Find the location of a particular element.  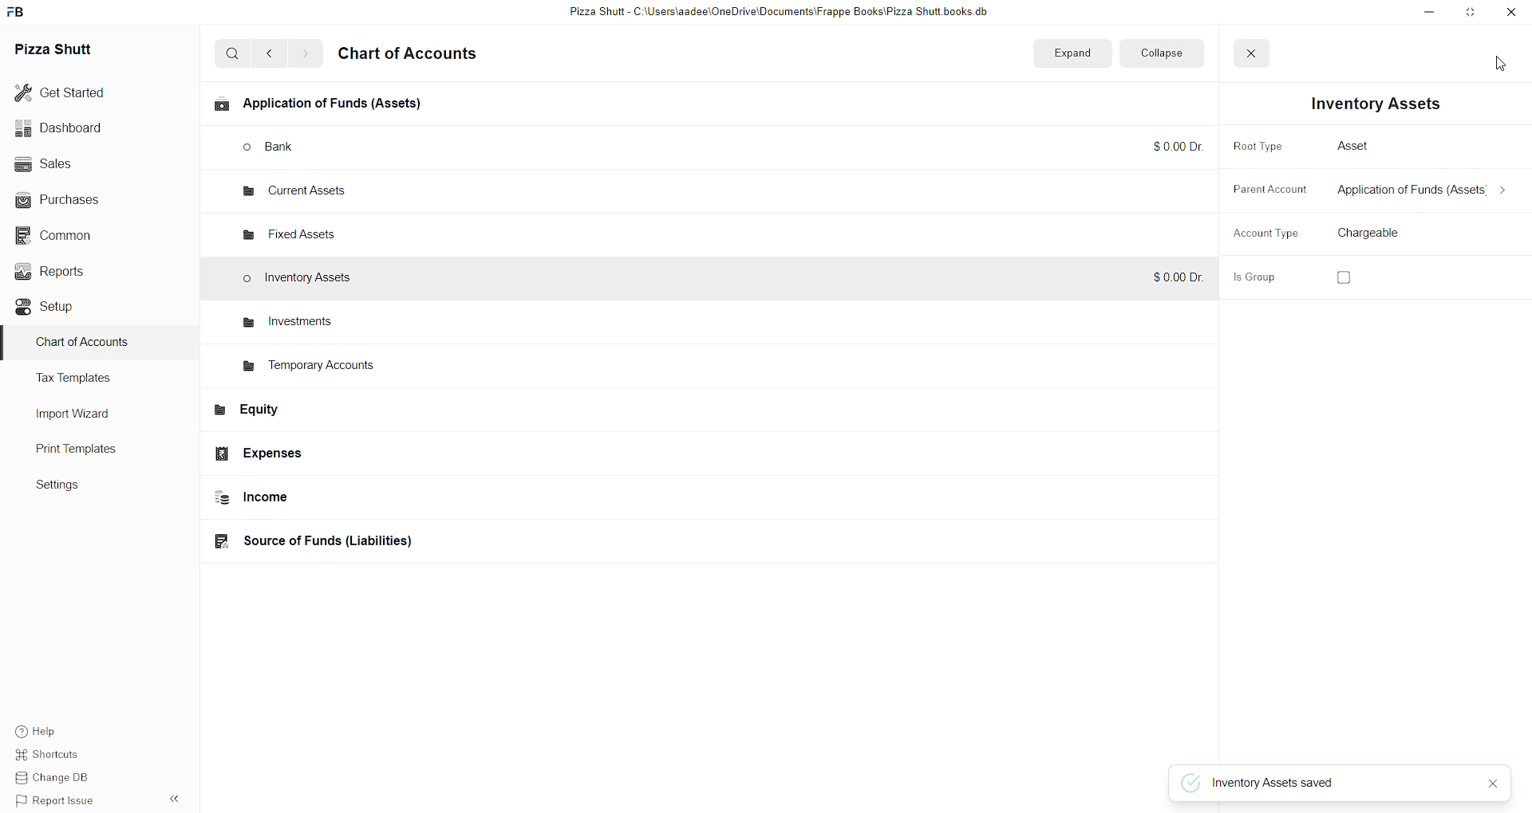

$0.00 Dr. is located at coordinates (1169, 277).